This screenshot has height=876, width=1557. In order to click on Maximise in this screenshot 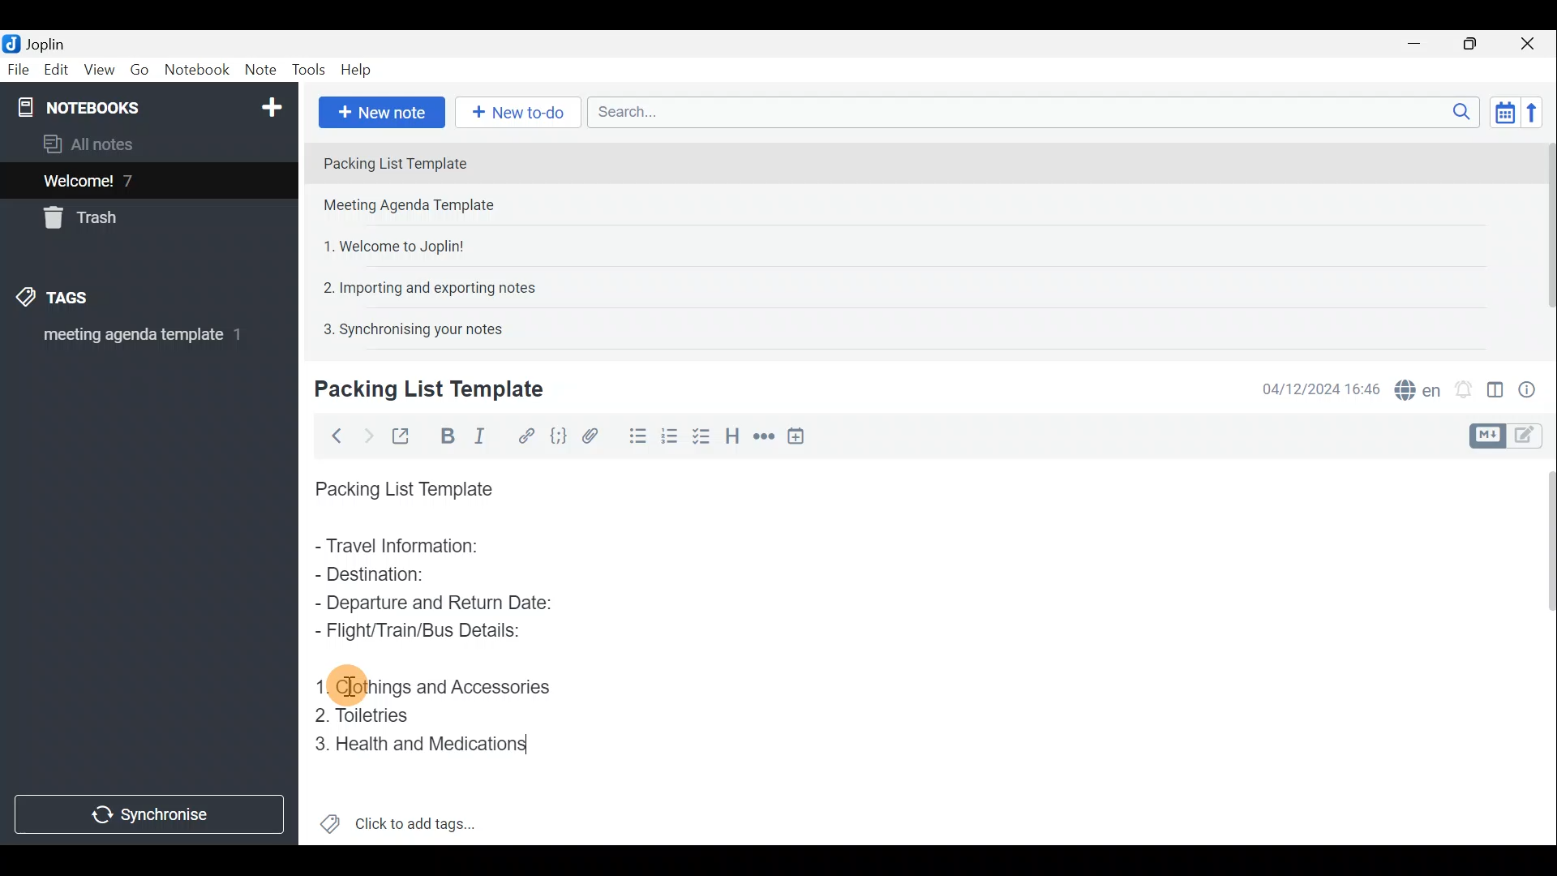, I will do `click(1476, 44)`.